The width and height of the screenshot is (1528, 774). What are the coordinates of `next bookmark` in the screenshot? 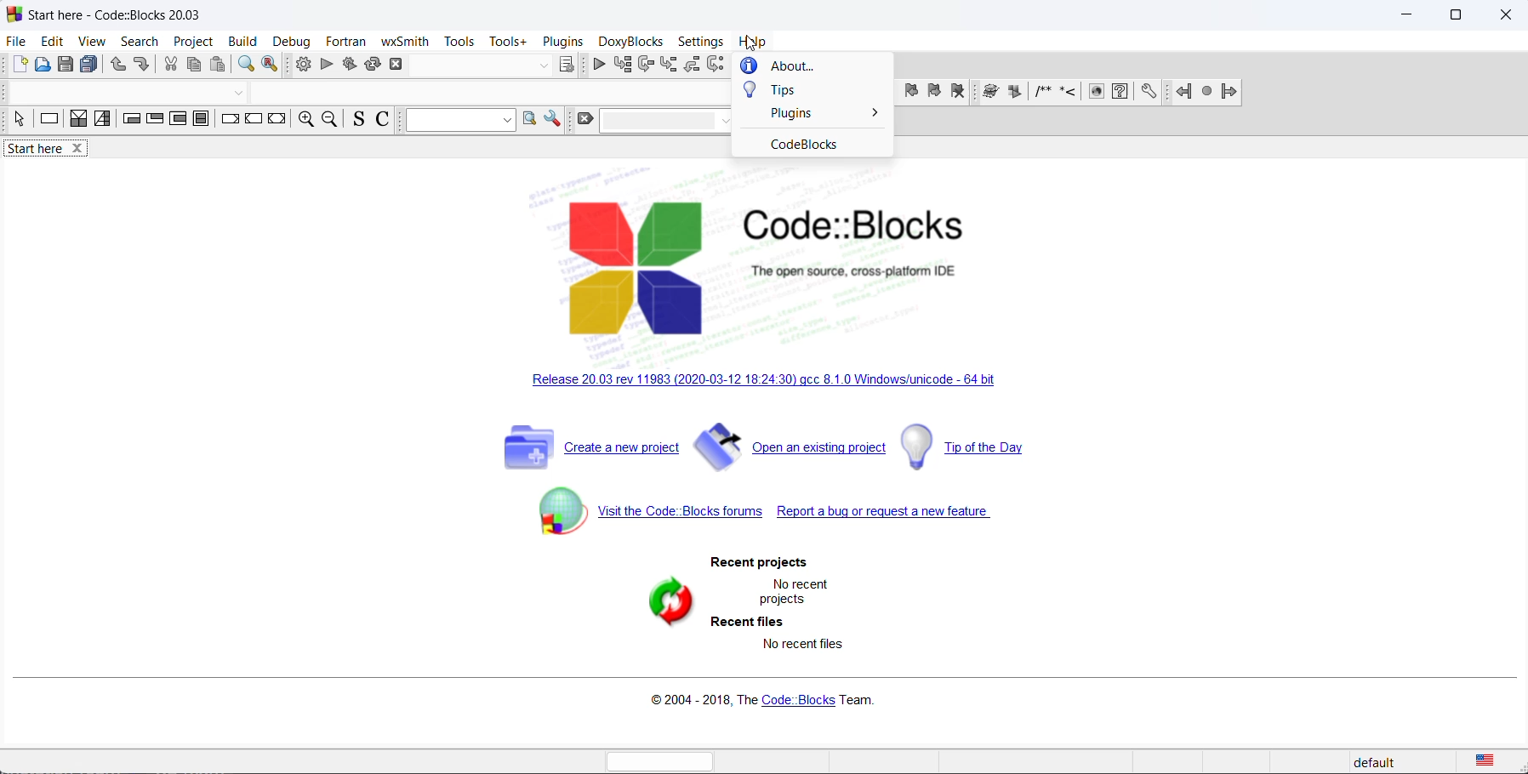 It's located at (933, 91).